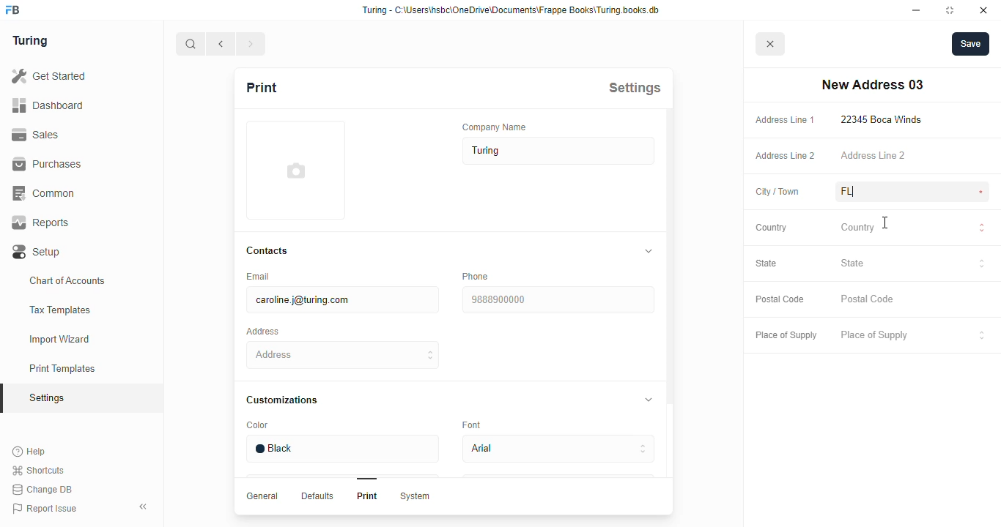  What do you see at coordinates (262, 496) in the screenshot?
I see `General` at bounding box center [262, 496].